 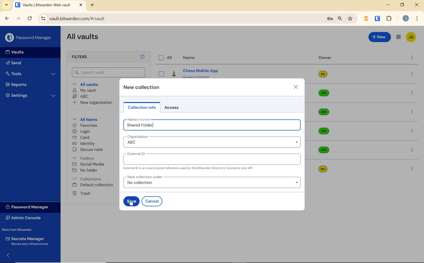 What do you see at coordinates (138, 137) in the screenshot?
I see `Organization` at bounding box center [138, 137].